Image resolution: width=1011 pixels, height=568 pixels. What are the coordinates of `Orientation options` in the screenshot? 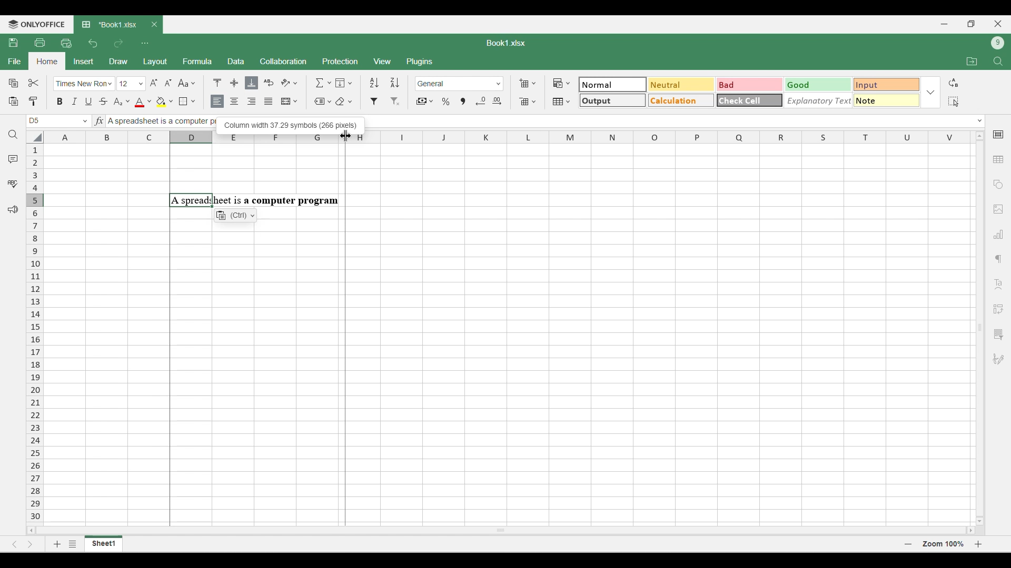 It's located at (290, 83).